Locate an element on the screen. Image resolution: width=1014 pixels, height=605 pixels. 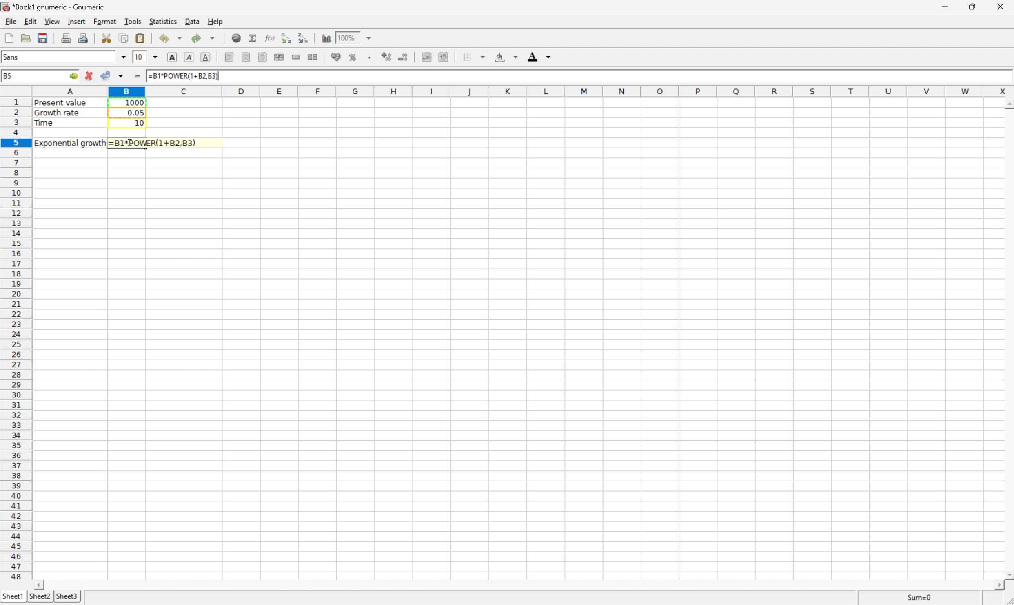
Drop Down is located at coordinates (123, 57).